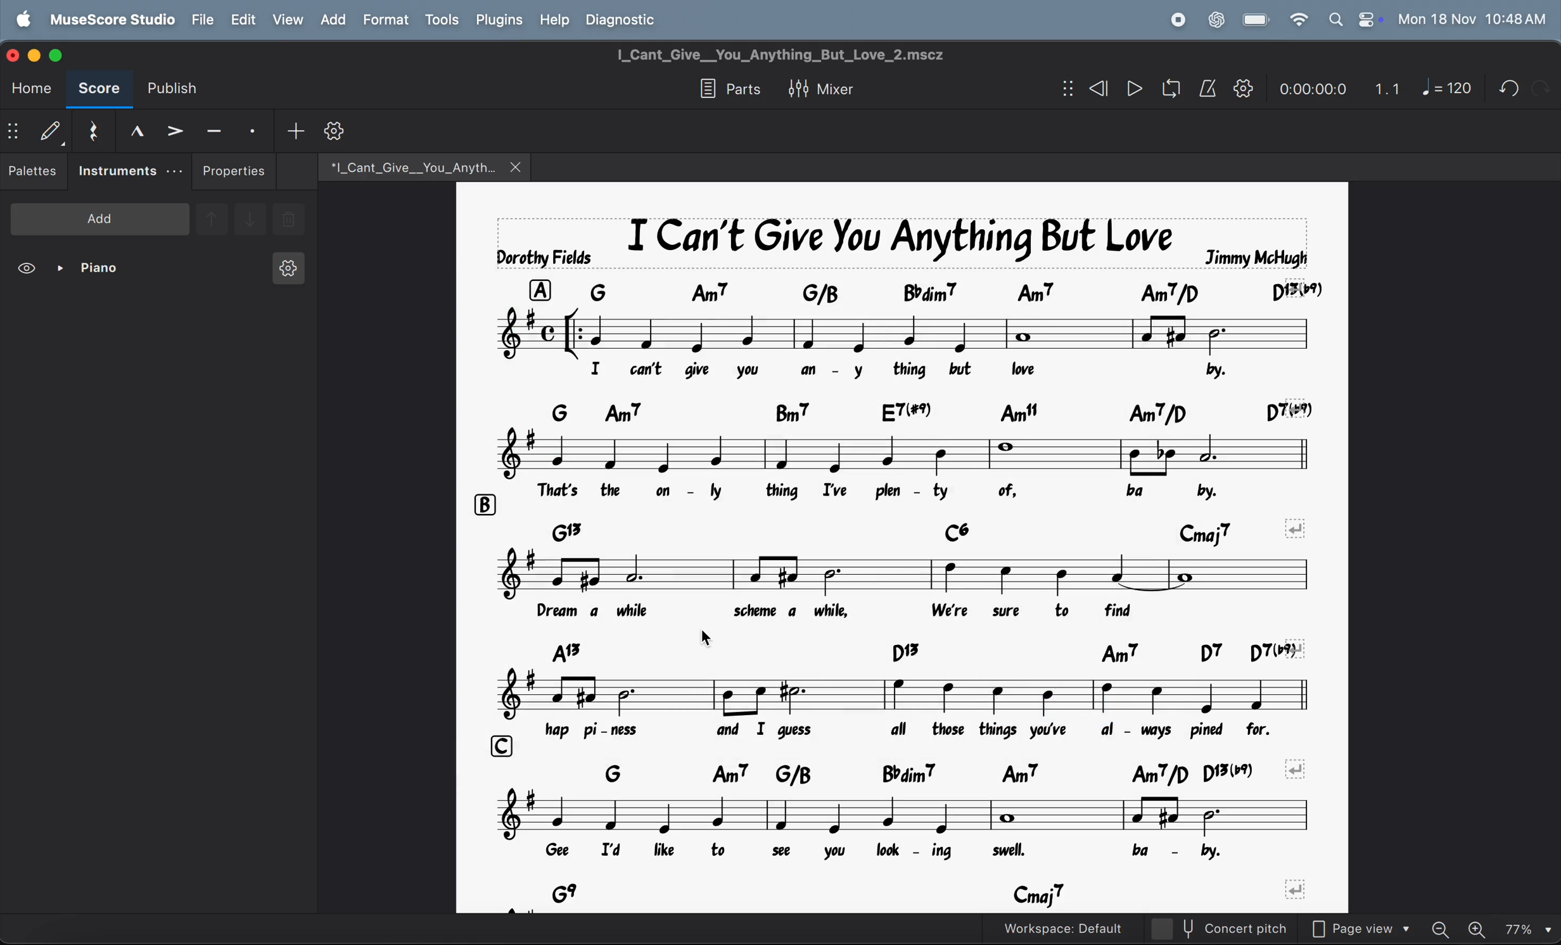 Image resolution: width=1561 pixels, height=945 pixels. What do you see at coordinates (1480, 927) in the screenshot?
I see `zoom in` at bounding box center [1480, 927].